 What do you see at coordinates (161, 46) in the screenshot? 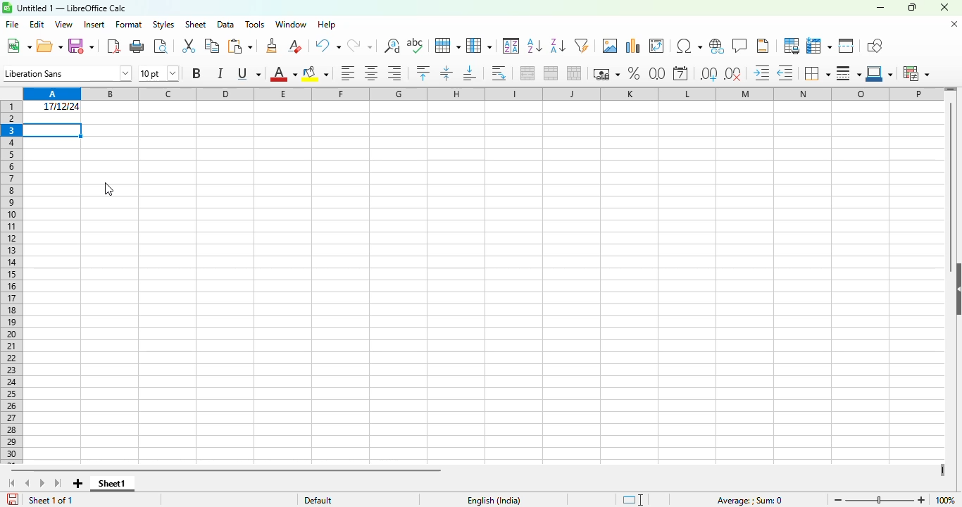
I see `toggle print preview` at bounding box center [161, 46].